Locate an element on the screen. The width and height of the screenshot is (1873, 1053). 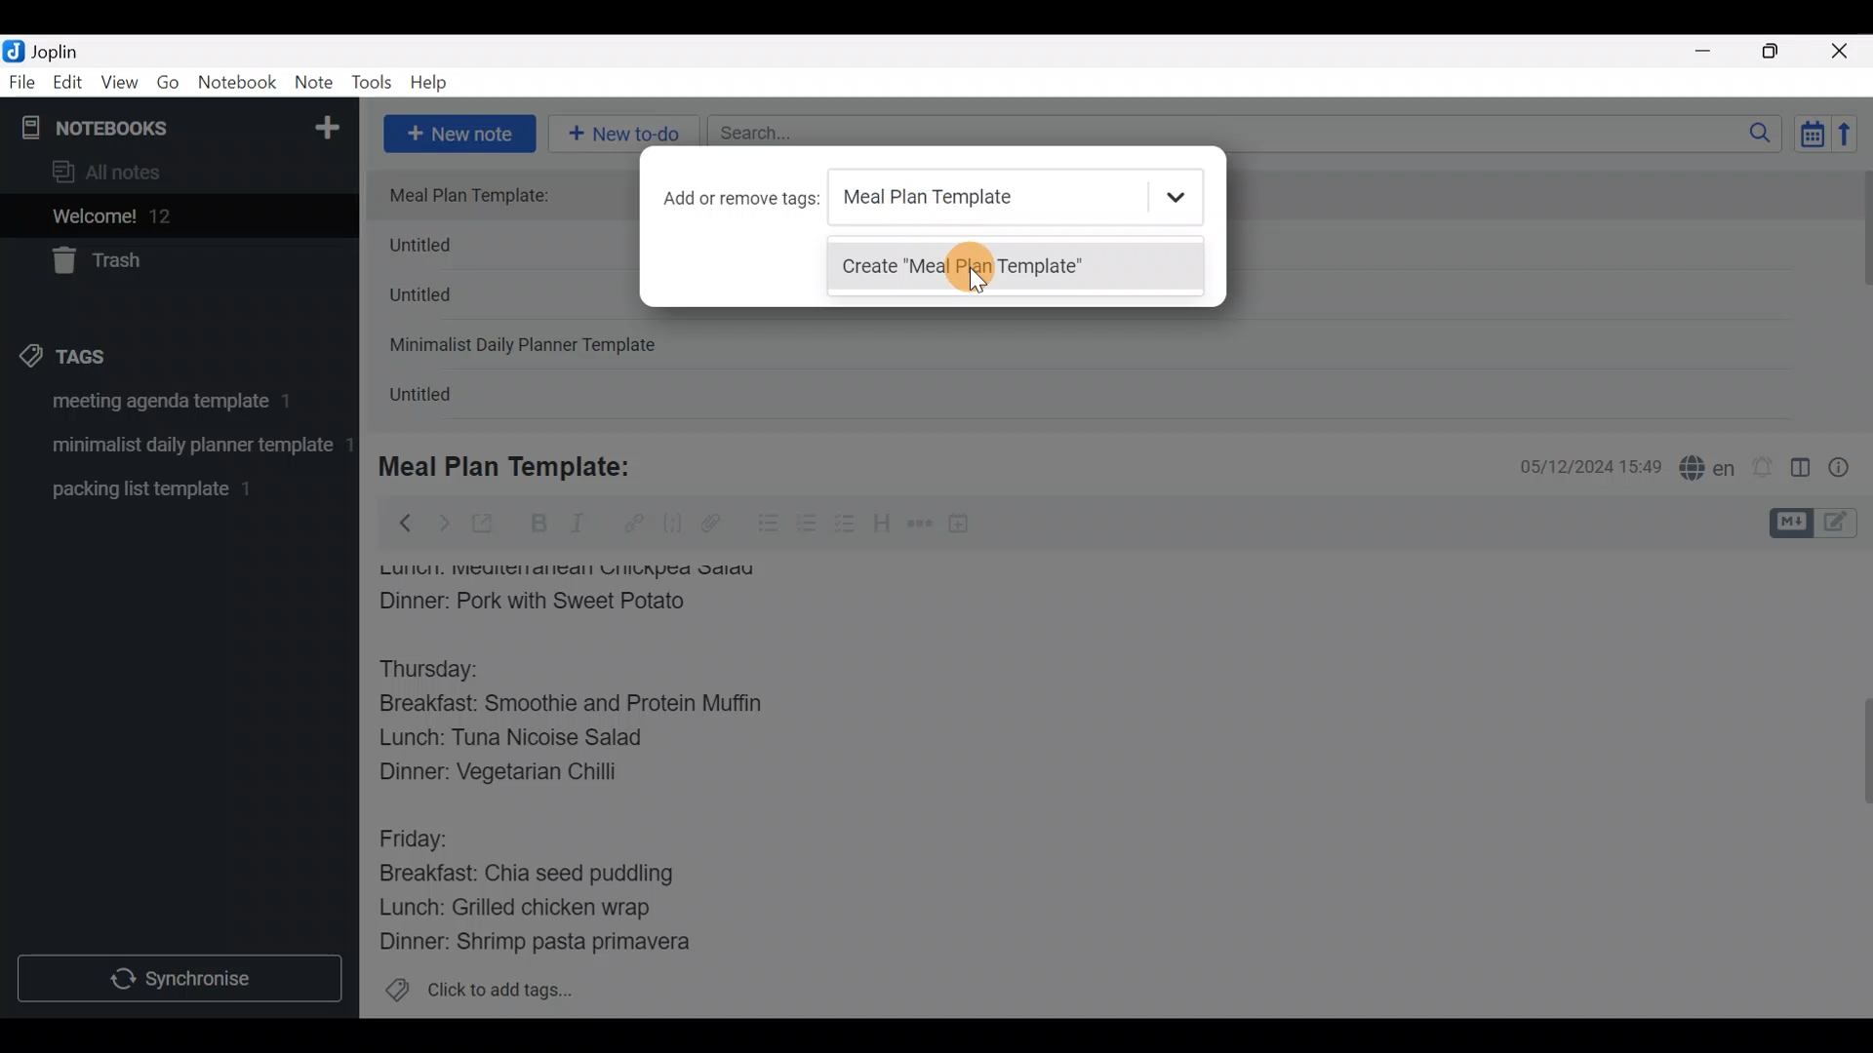
Maximize is located at coordinates (1782, 52).